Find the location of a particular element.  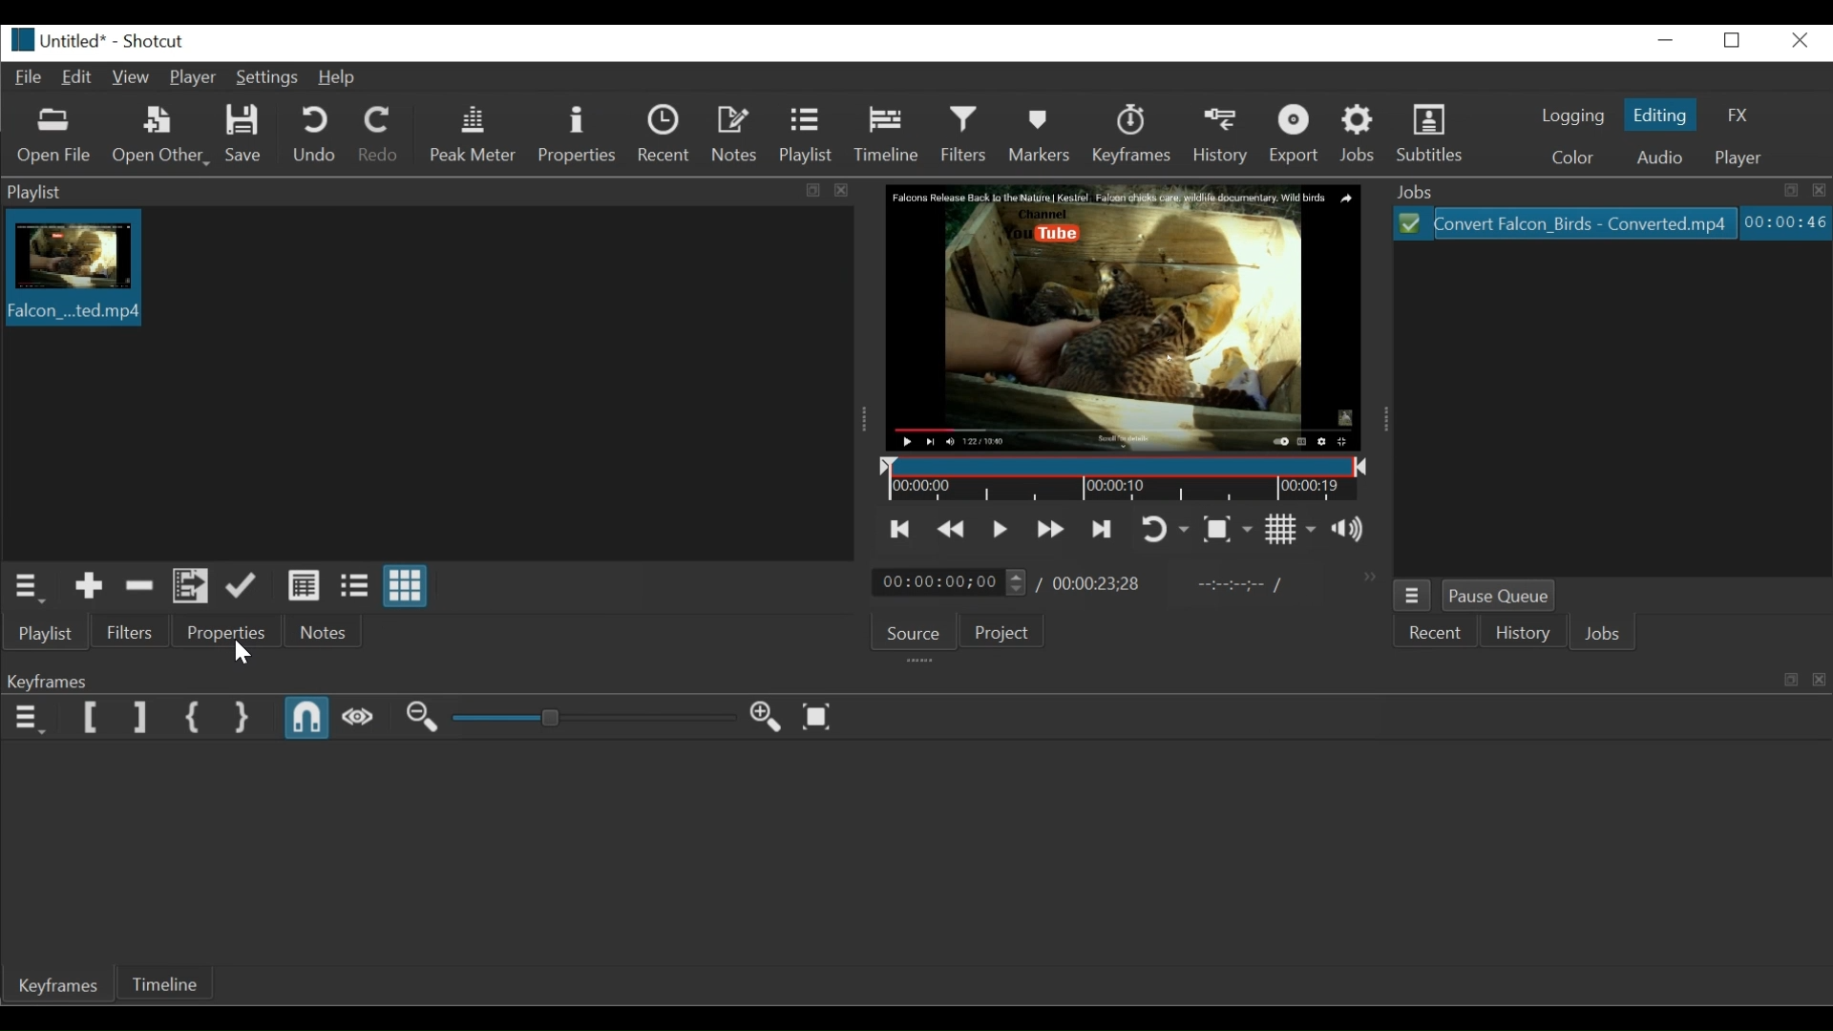

Filters is located at coordinates (128, 631).